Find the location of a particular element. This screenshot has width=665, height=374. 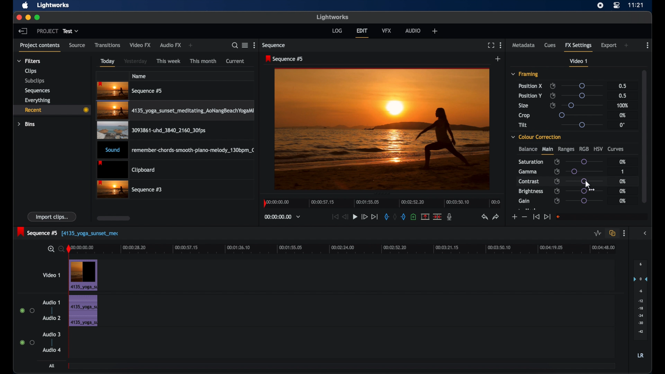

out mark is located at coordinates (404, 217).